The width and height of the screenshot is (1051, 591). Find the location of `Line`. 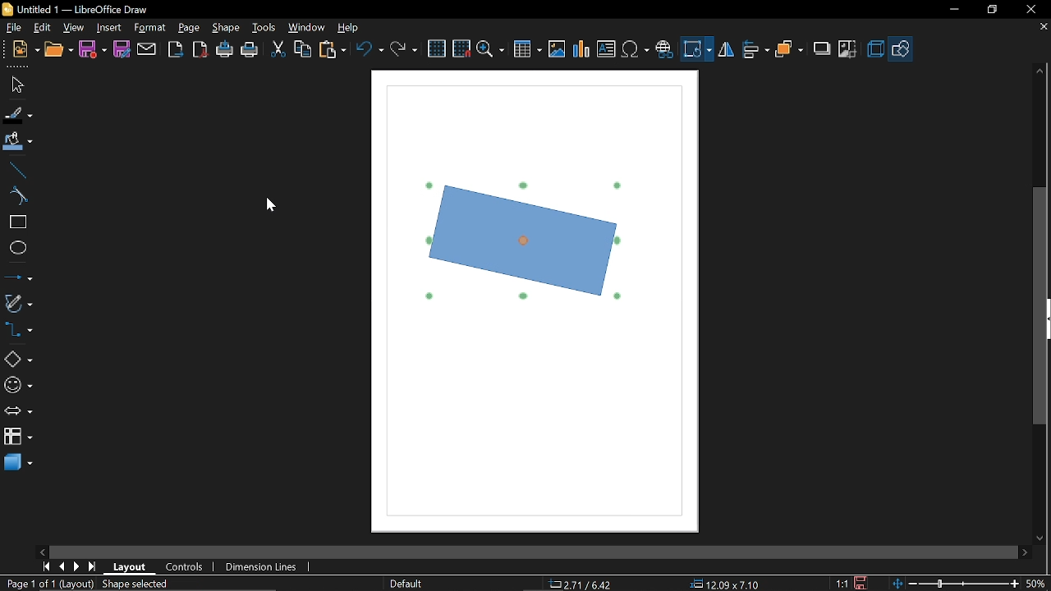

Line is located at coordinates (16, 170).